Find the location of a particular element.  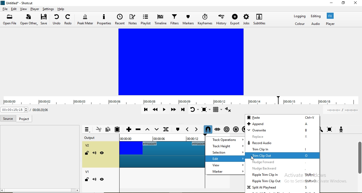

open other is located at coordinates (29, 20).